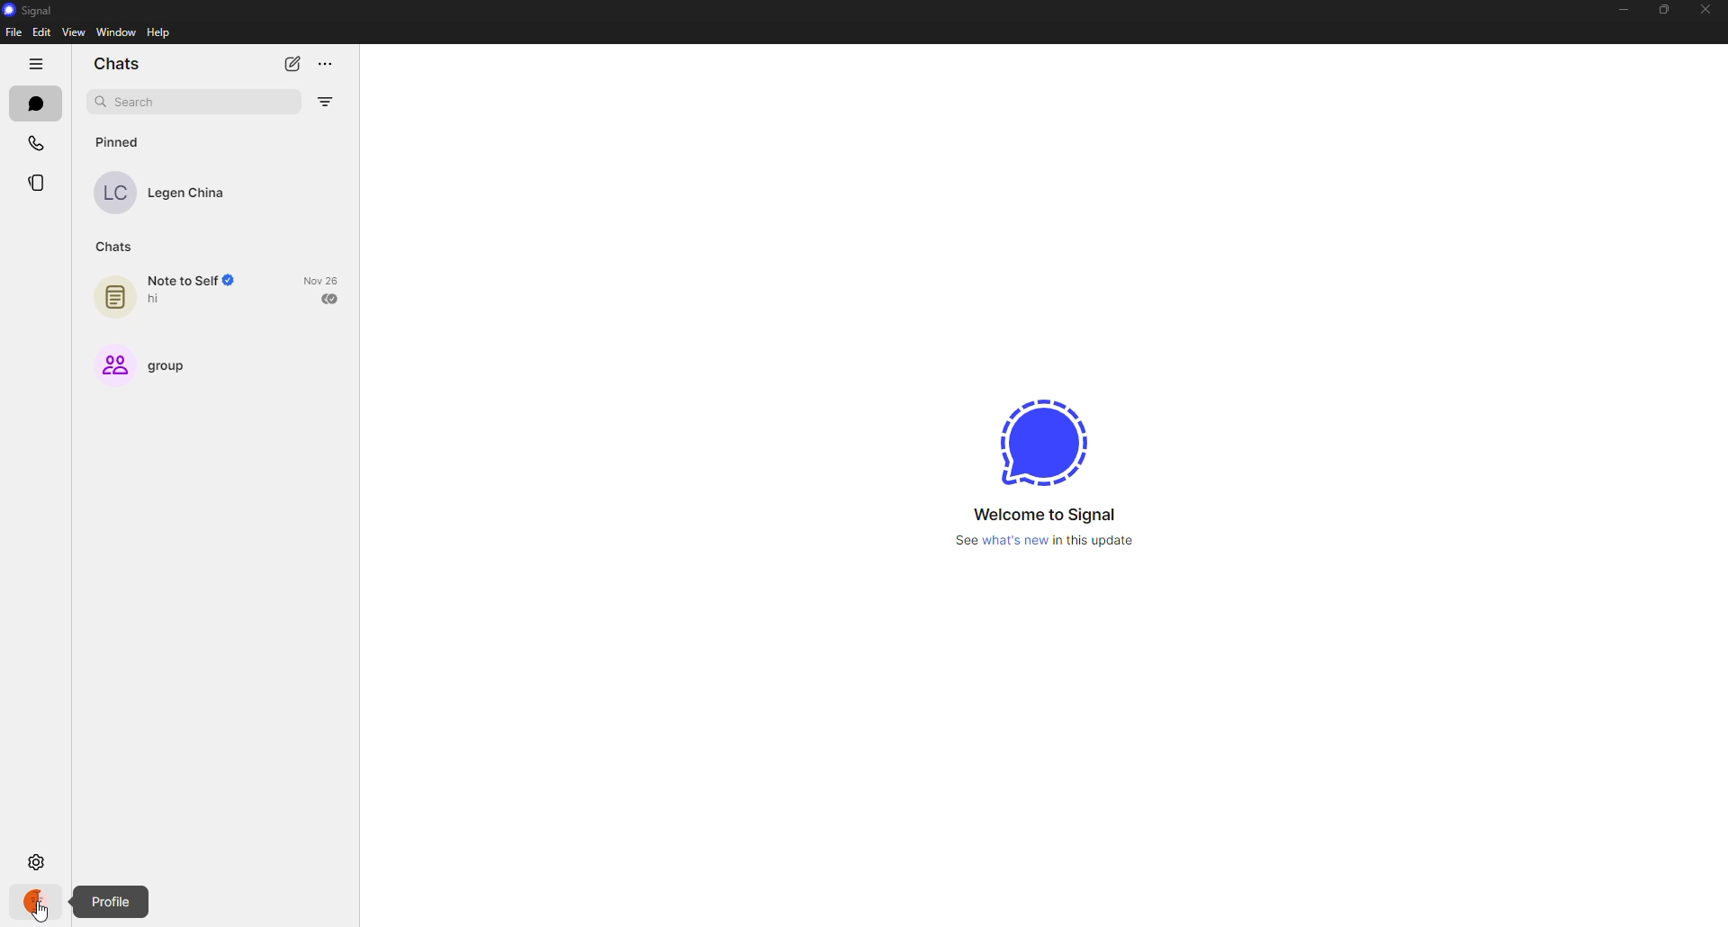 The width and height of the screenshot is (1728, 927). I want to click on edit, so click(41, 32).